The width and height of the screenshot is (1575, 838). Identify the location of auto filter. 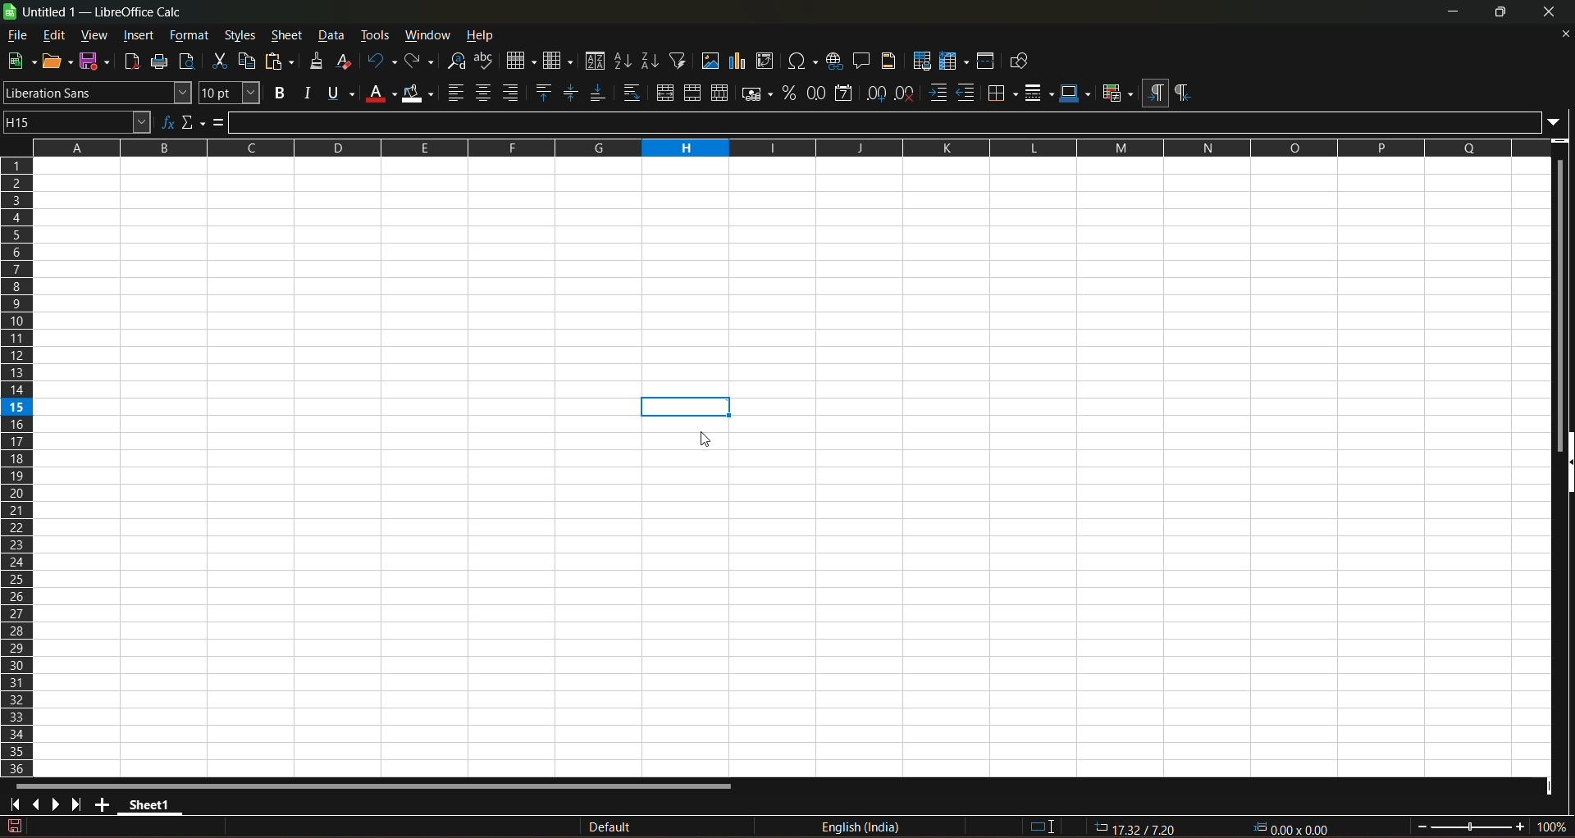
(678, 61).